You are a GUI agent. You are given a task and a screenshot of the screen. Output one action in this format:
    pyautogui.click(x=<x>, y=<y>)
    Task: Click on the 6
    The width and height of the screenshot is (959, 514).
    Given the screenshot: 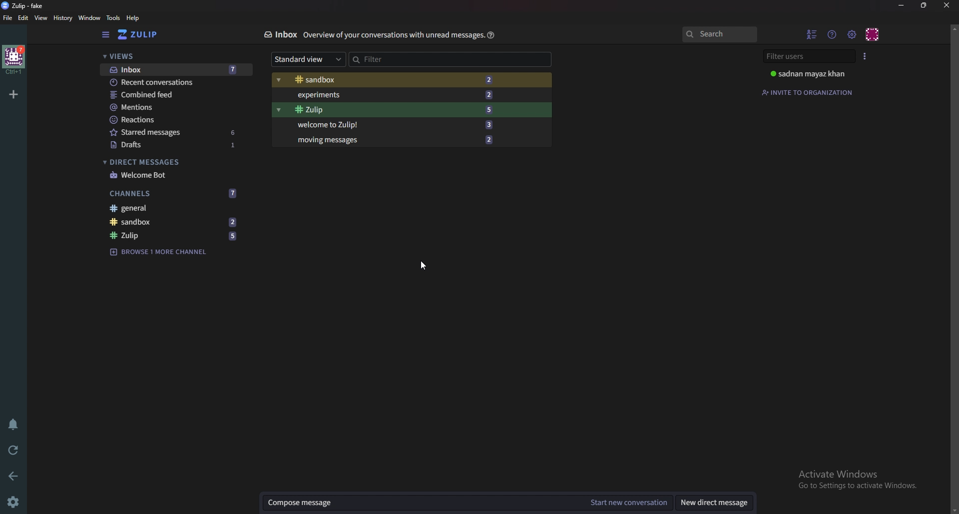 What is the action you would take?
    pyautogui.click(x=235, y=131)
    